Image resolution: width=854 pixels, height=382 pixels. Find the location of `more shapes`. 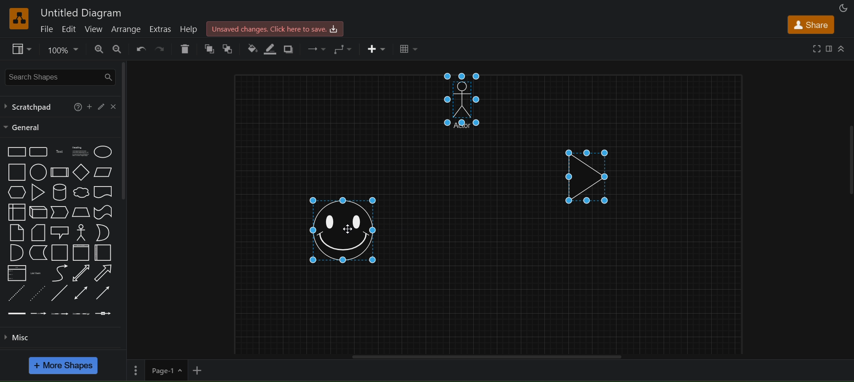

more shapes is located at coordinates (64, 366).